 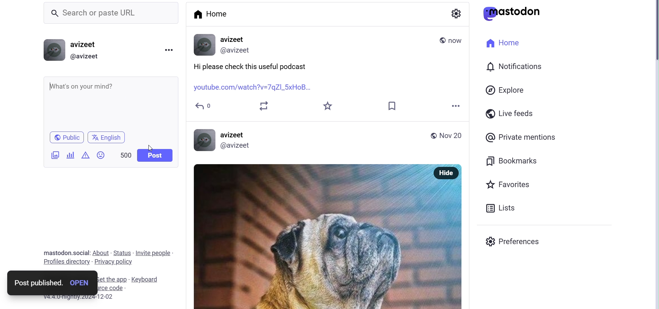 What do you see at coordinates (234, 146) in the screenshot?
I see `@avizeet` at bounding box center [234, 146].